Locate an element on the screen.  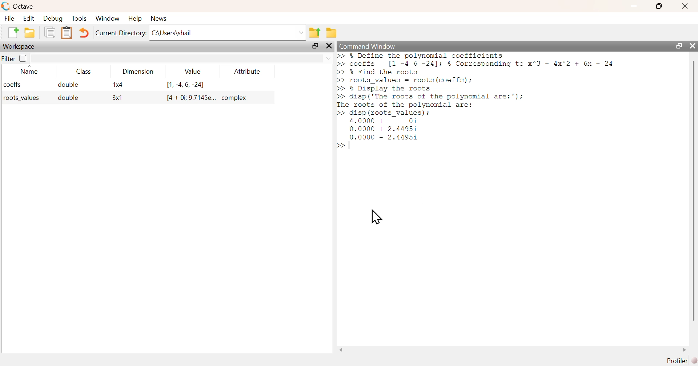
Window is located at coordinates (108, 18).